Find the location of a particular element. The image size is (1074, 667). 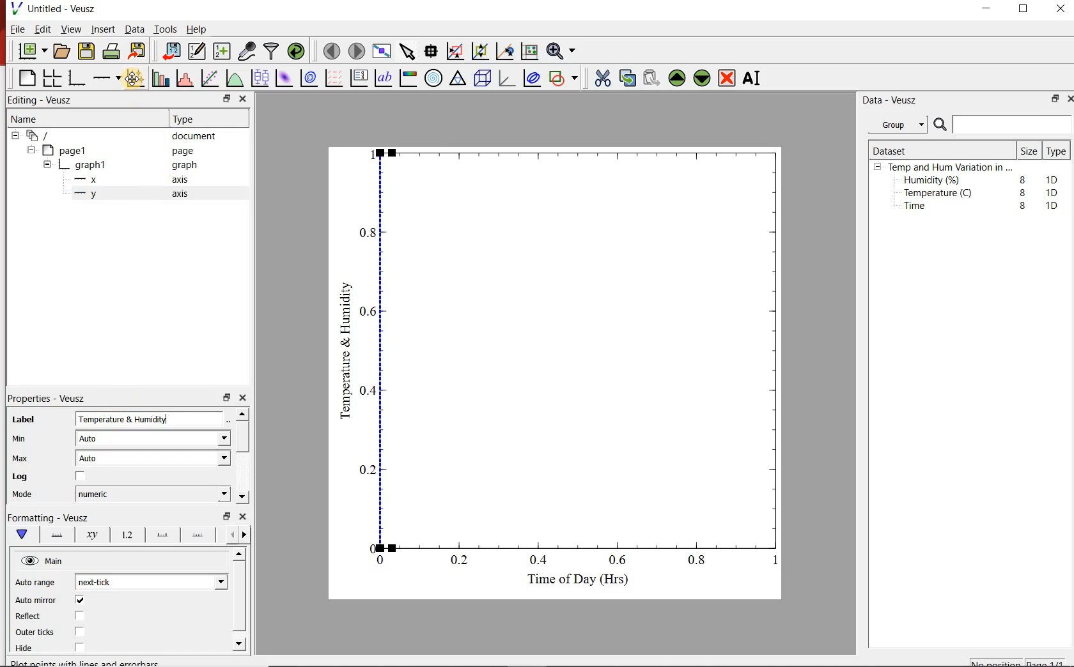

main formatting is located at coordinates (23, 535).